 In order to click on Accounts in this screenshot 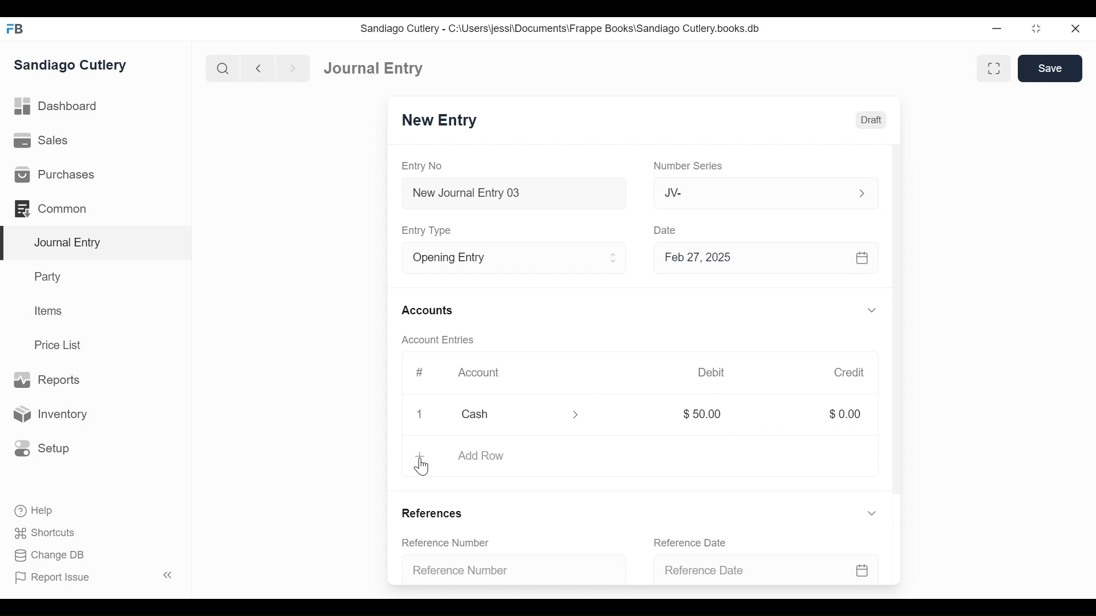, I will do `click(427, 311)`.